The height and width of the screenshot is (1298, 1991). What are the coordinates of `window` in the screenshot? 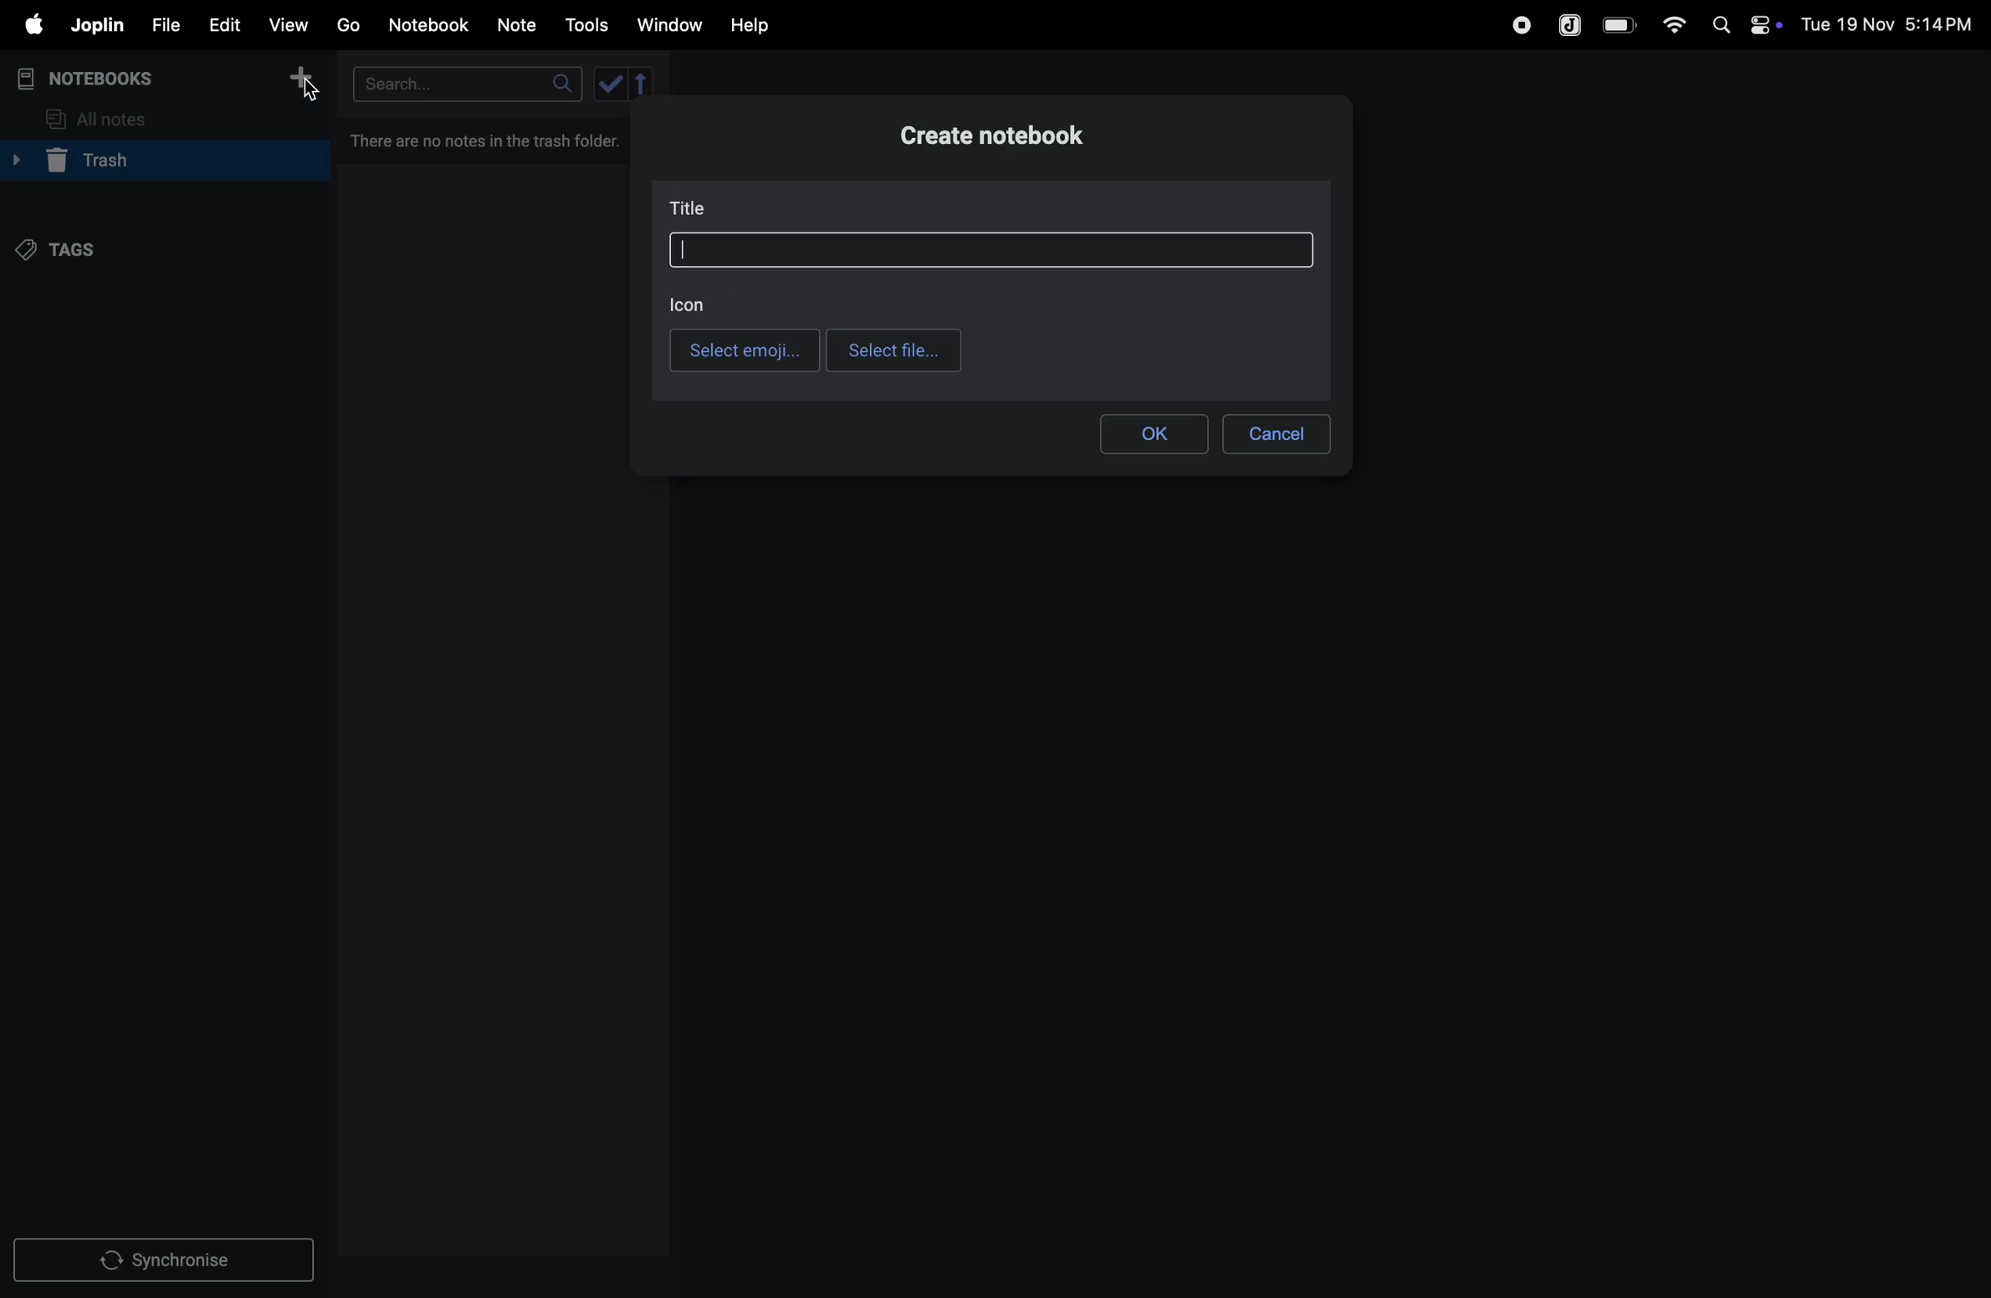 It's located at (668, 26).